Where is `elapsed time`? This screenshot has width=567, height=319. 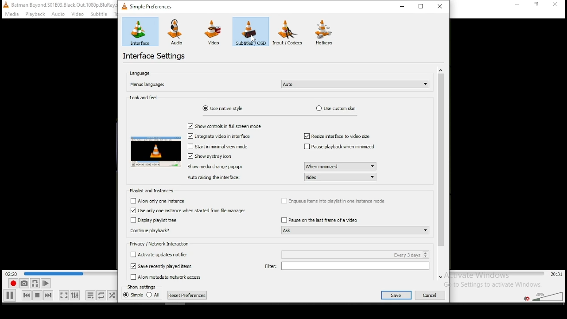 elapsed time is located at coordinates (12, 273).